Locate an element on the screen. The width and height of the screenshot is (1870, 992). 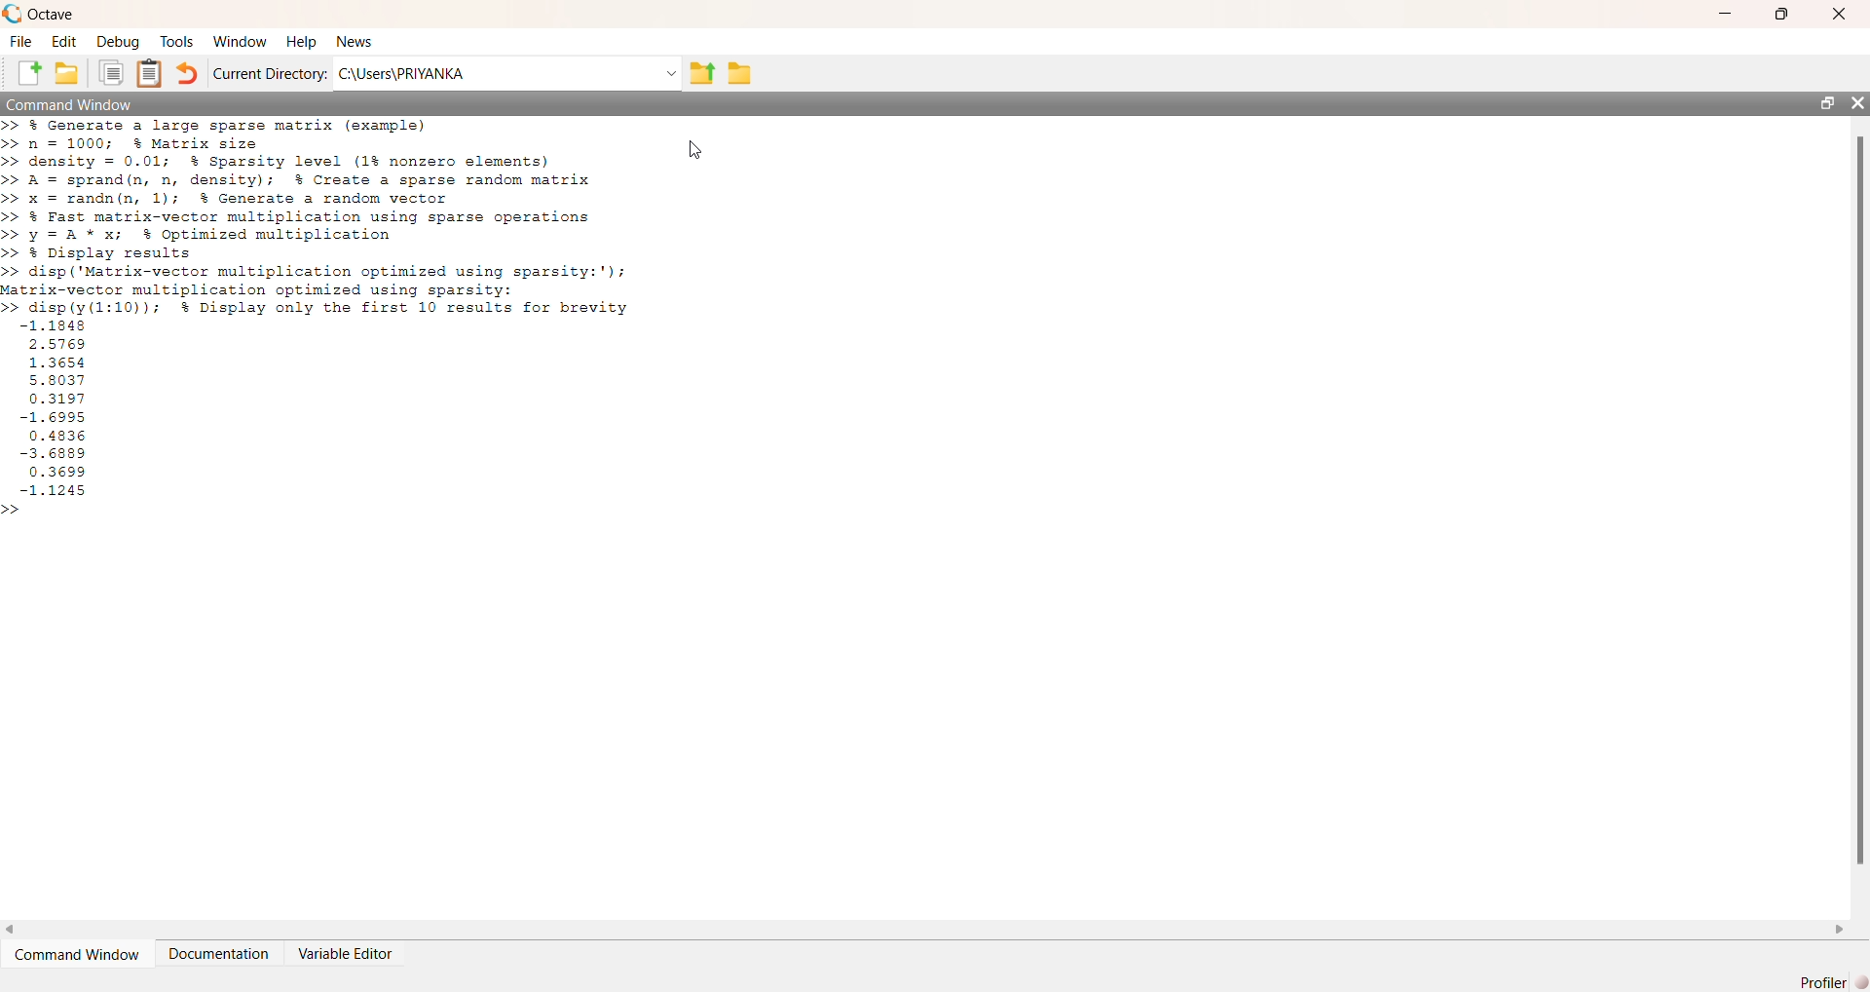
paste is located at coordinates (150, 74).